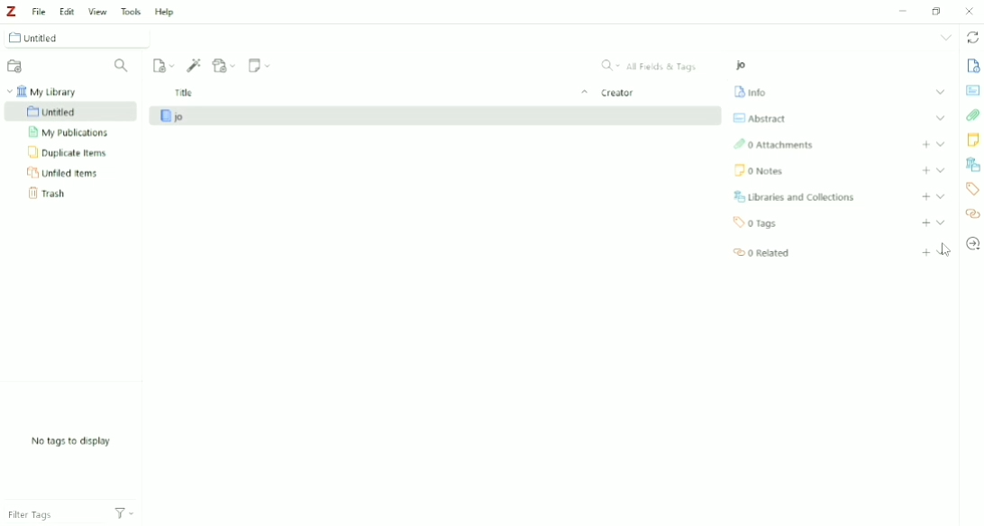 The height and width of the screenshot is (526, 984). What do you see at coordinates (223, 66) in the screenshot?
I see `Add Attachment` at bounding box center [223, 66].